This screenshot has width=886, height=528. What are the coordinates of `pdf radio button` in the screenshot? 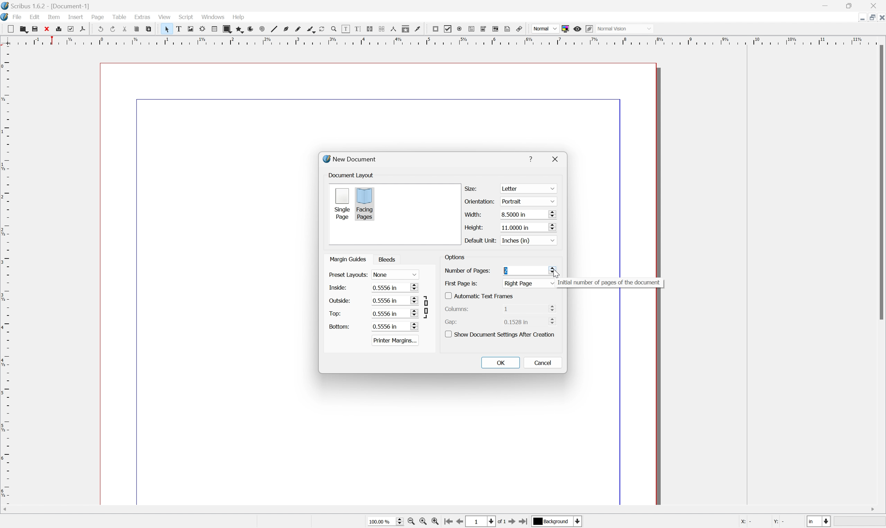 It's located at (460, 28).